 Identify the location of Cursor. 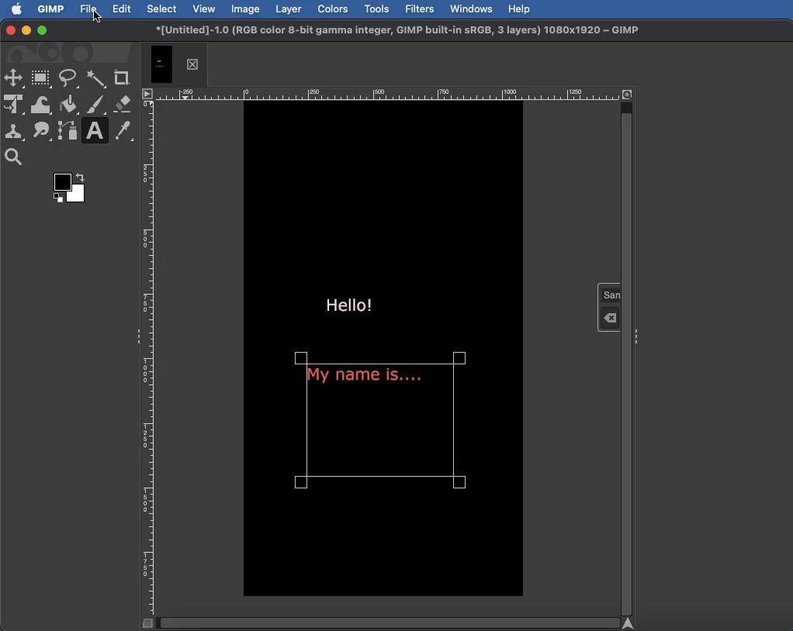
(98, 16).